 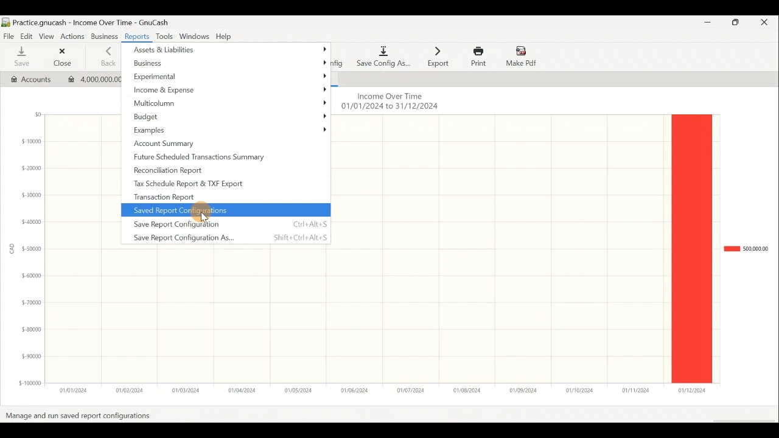 What do you see at coordinates (9, 35) in the screenshot?
I see `File` at bounding box center [9, 35].